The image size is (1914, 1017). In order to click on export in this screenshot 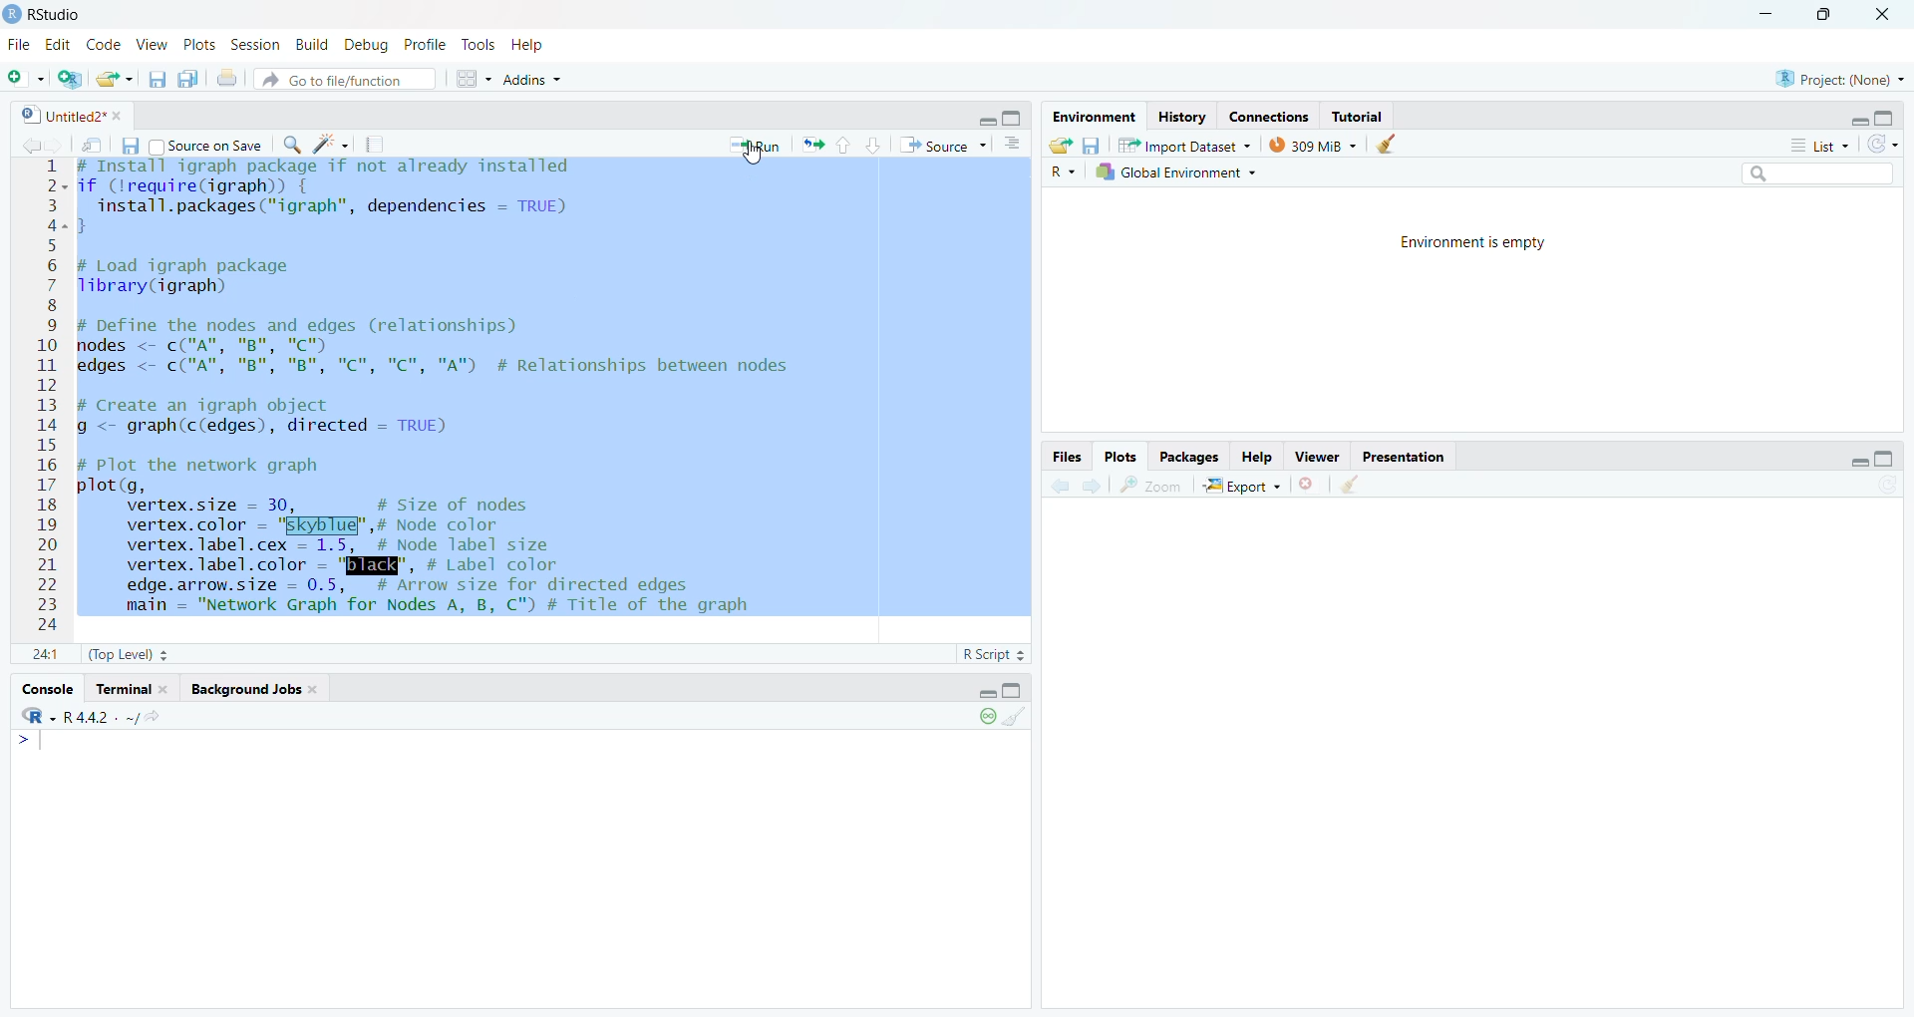, I will do `click(814, 149)`.